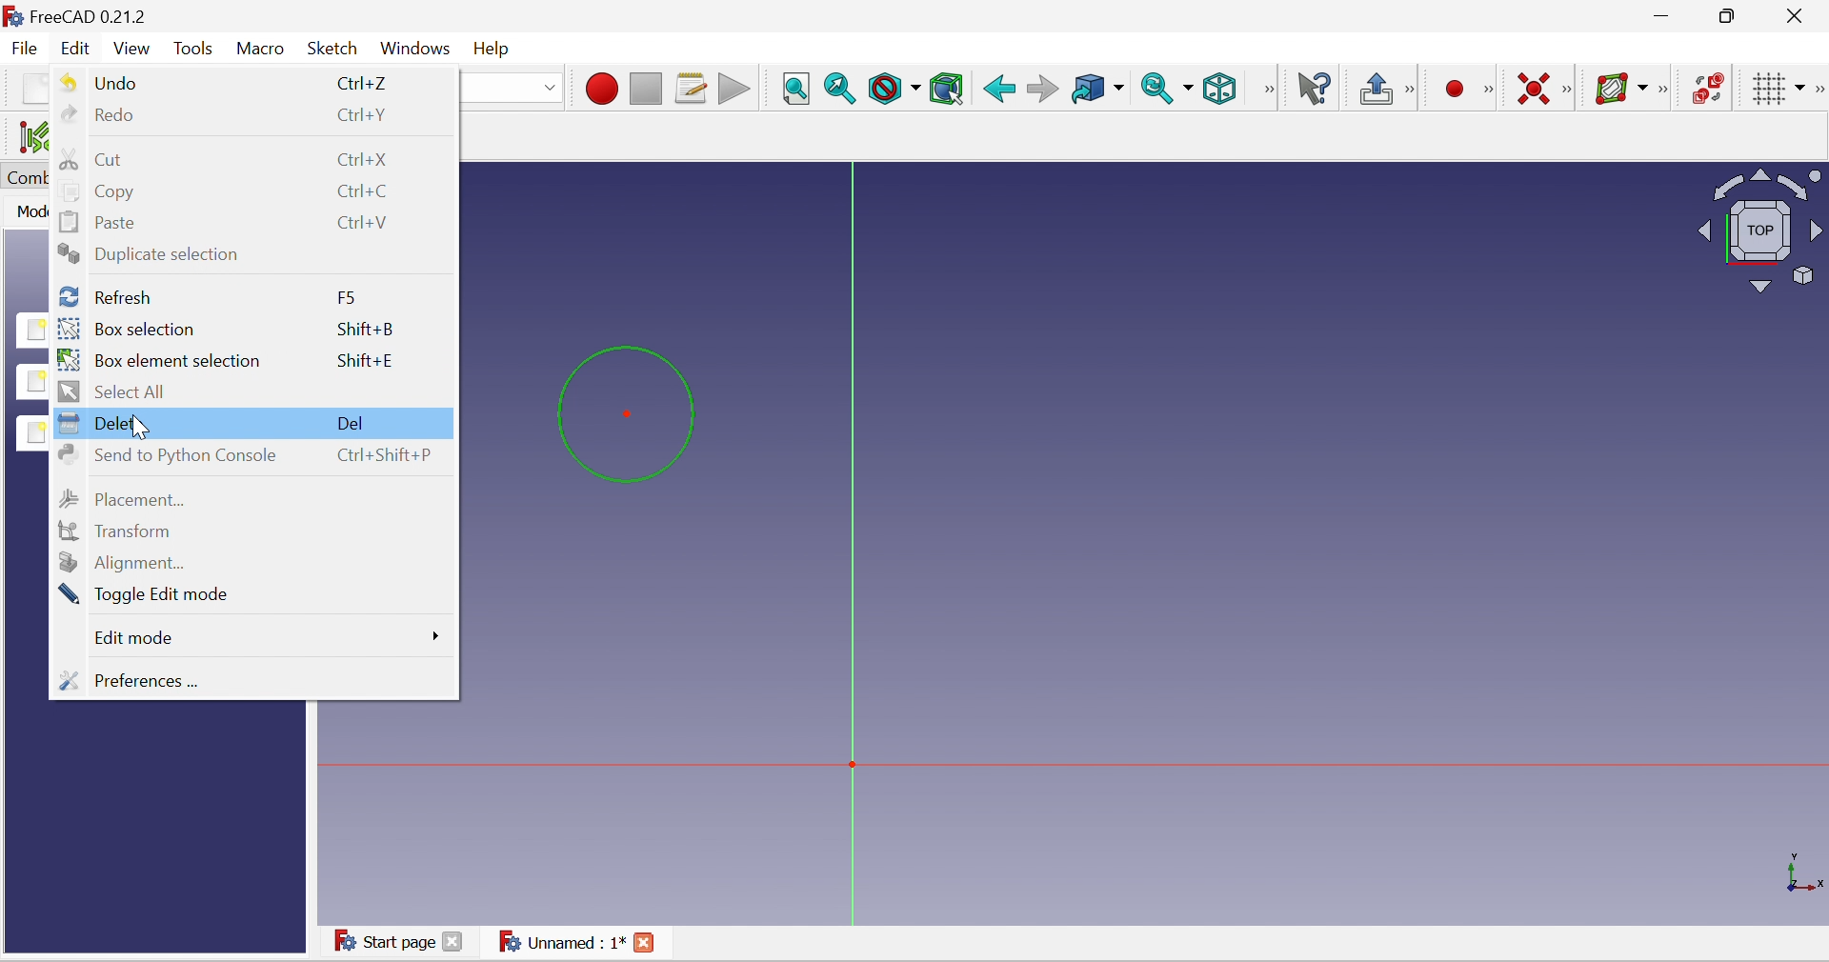  What do you see at coordinates (332, 50) in the screenshot?
I see `Sketch` at bounding box center [332, 50].